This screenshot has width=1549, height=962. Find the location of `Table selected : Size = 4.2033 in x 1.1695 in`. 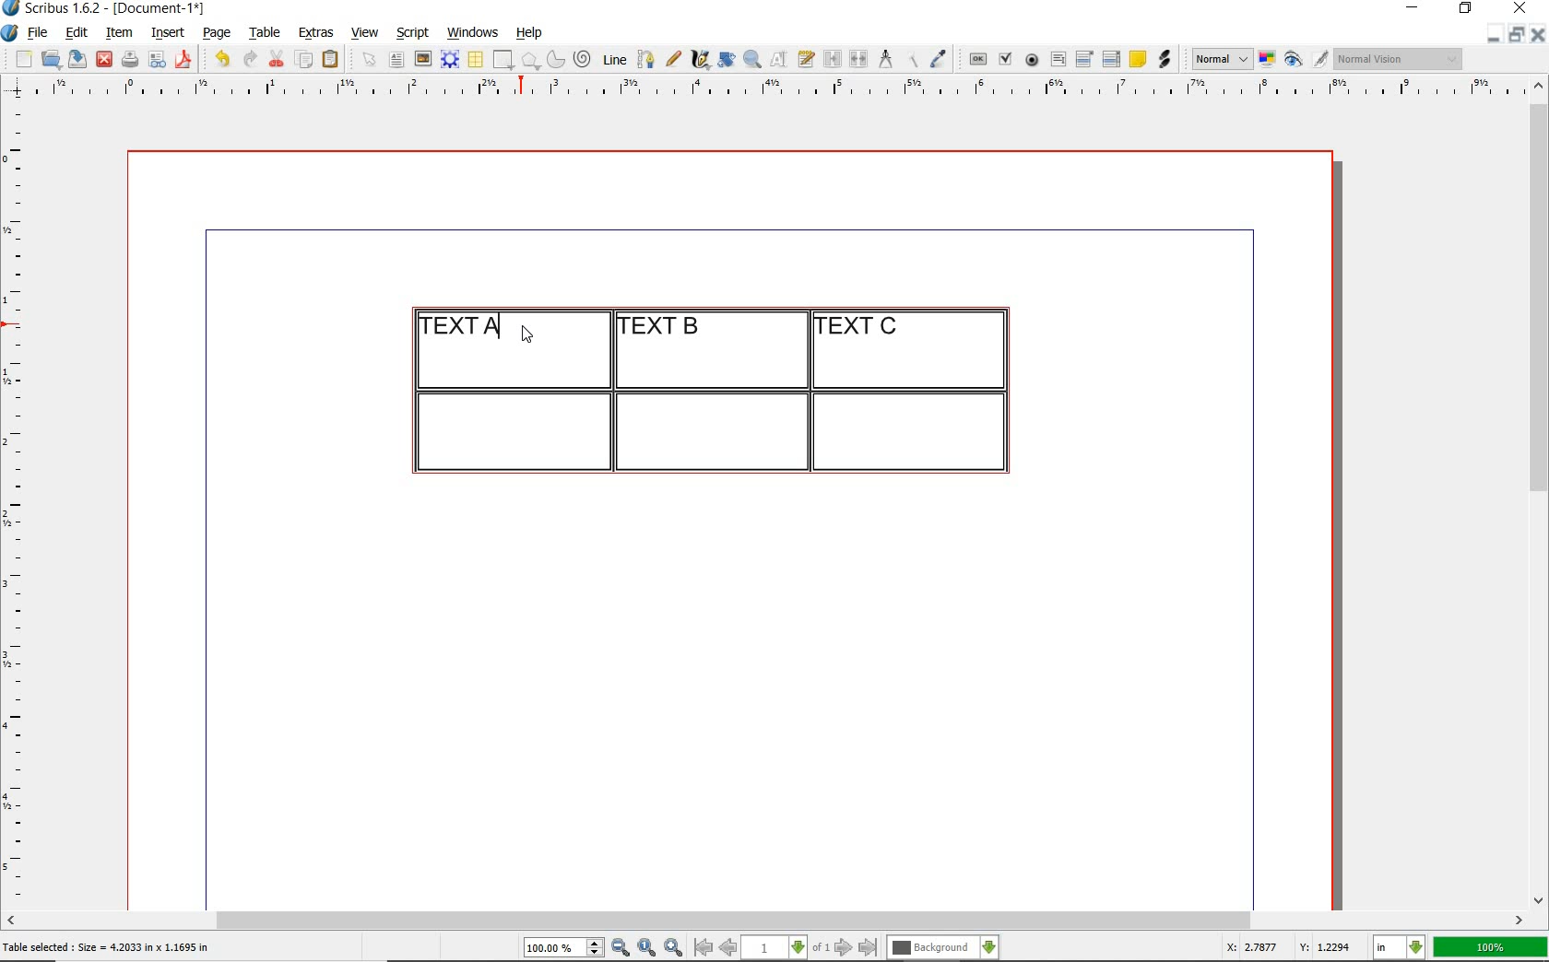

Table selected : Size = 4.2033 in x 1.1695 in is located at coordinates (107, 946).